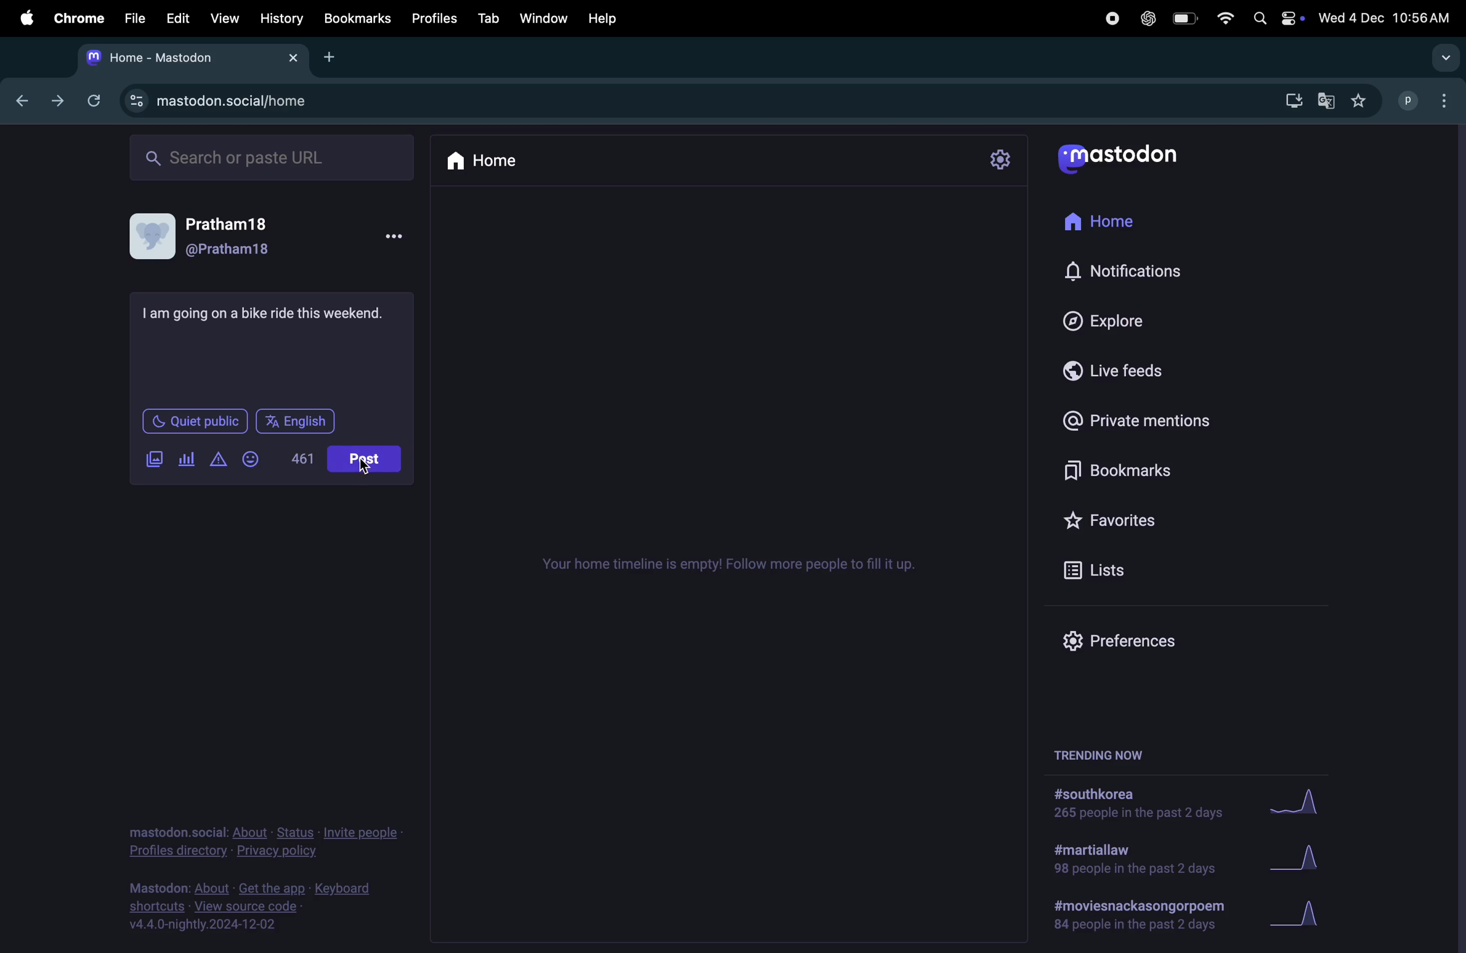 Image resolution: width=1466 pixels, height=953 pixels. What do you see at coordinates (272, 156) in the screenshot?
I see `Search bar` at bounding box center [272, 156].